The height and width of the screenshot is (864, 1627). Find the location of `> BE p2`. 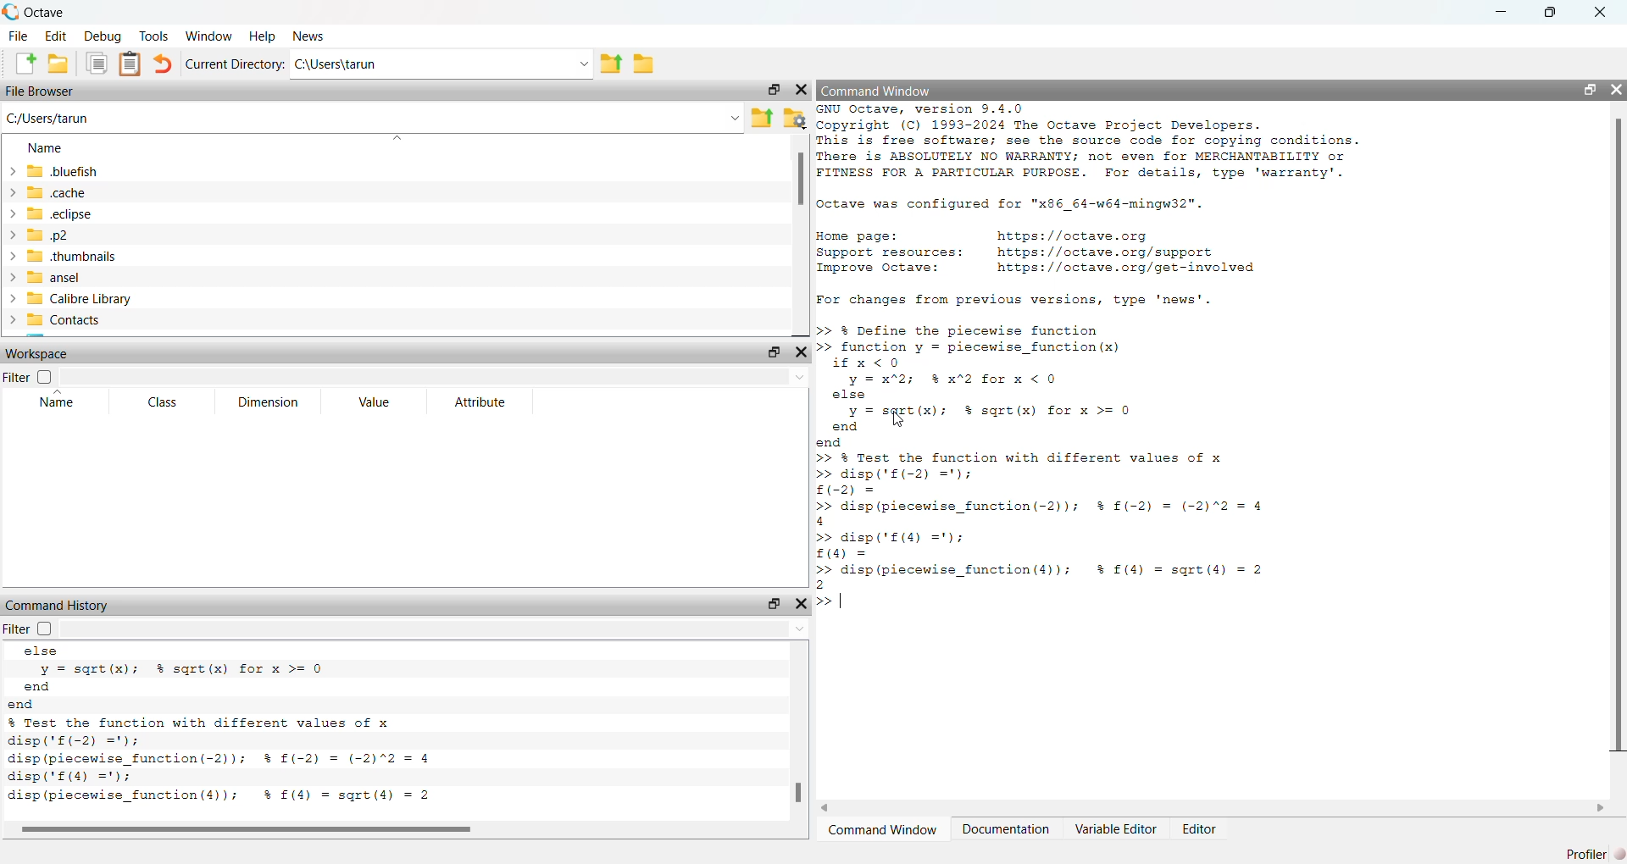

> BE p2 is located at coordinates (43, 235).